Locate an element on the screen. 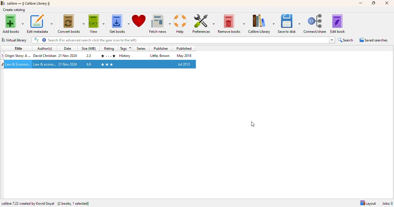  published date is located at coordinates (184, 56).